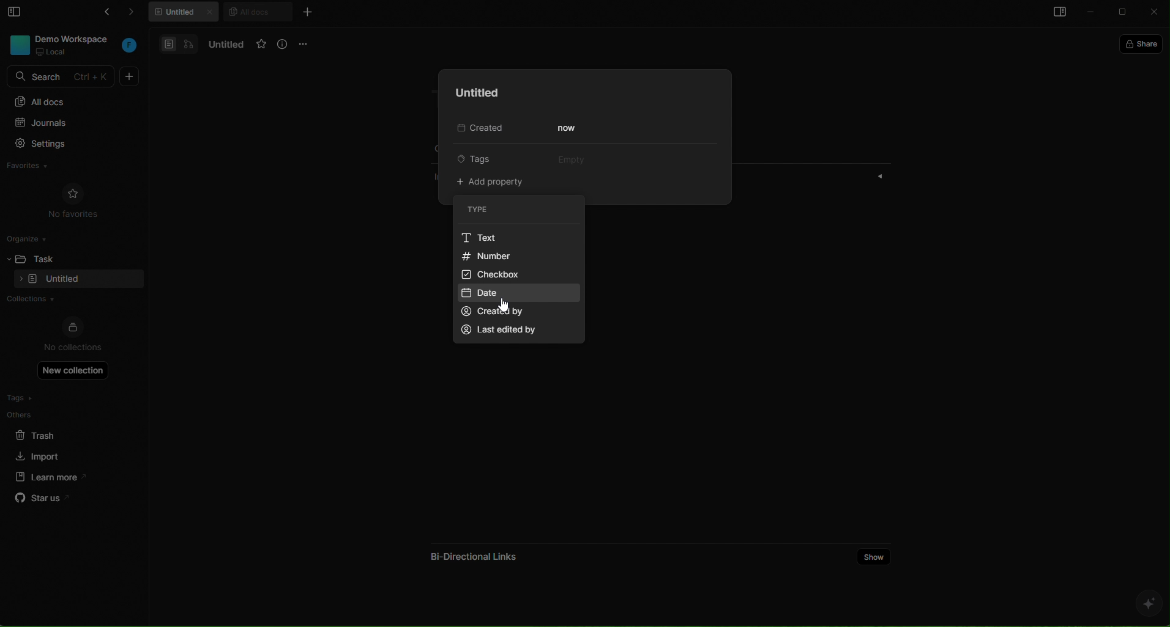 The image size is (1170, 627). Describe the element at coordinates (69, 300) in the screenshot. I see `collections` at that location.